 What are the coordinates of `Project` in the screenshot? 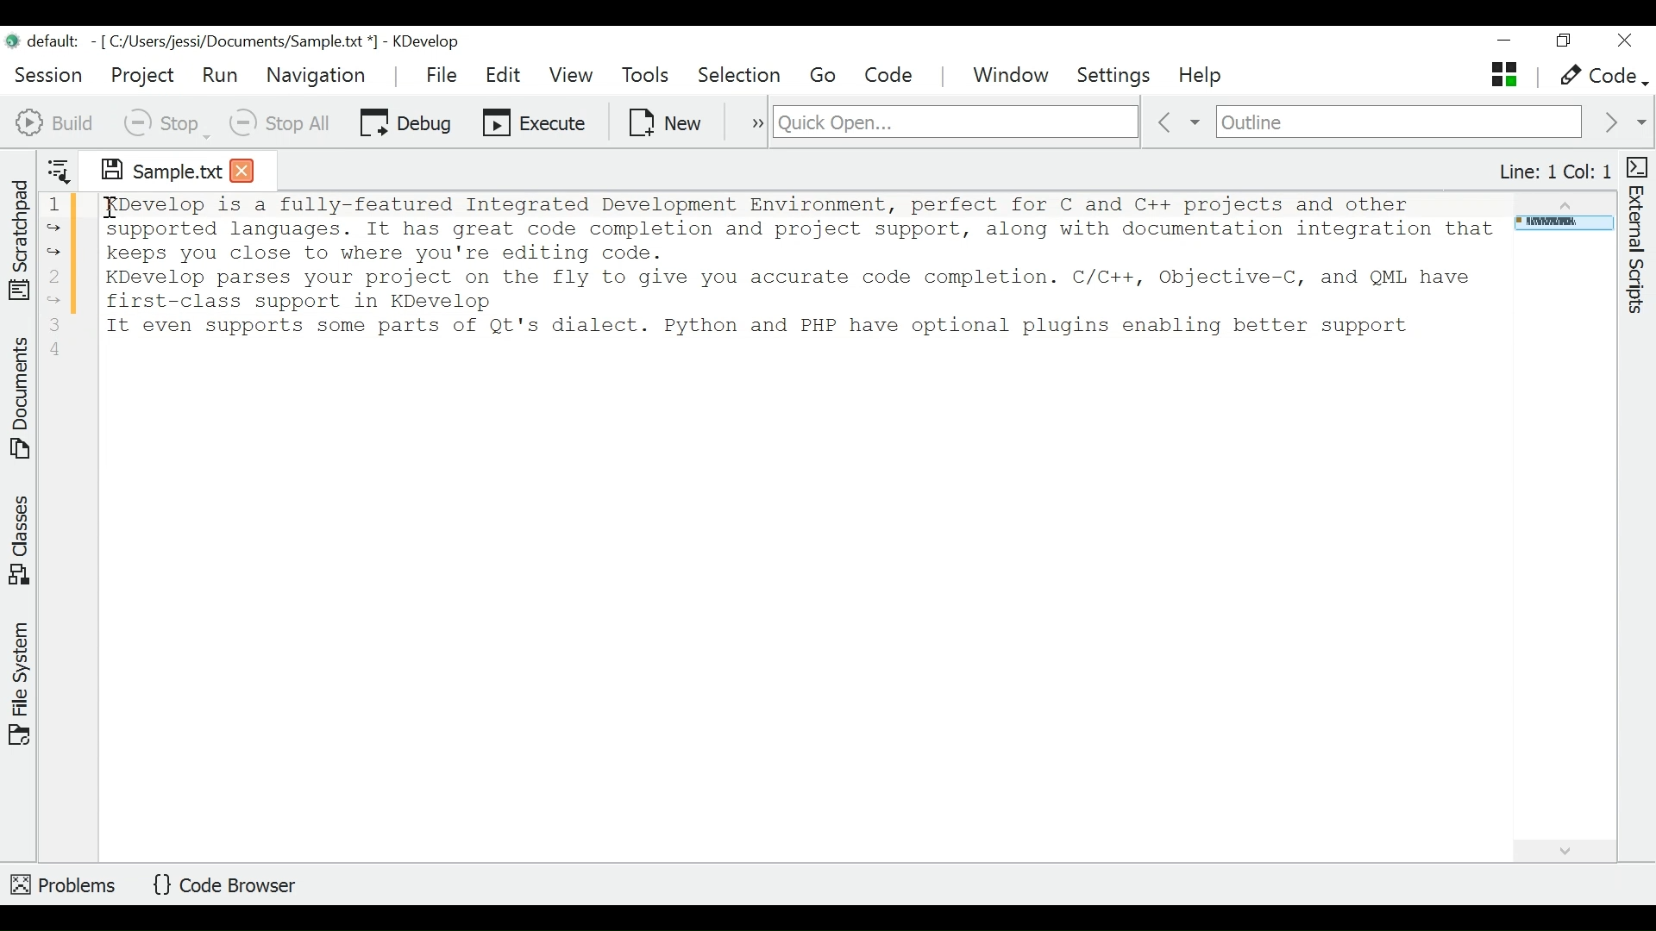 It's located at (141, 75).